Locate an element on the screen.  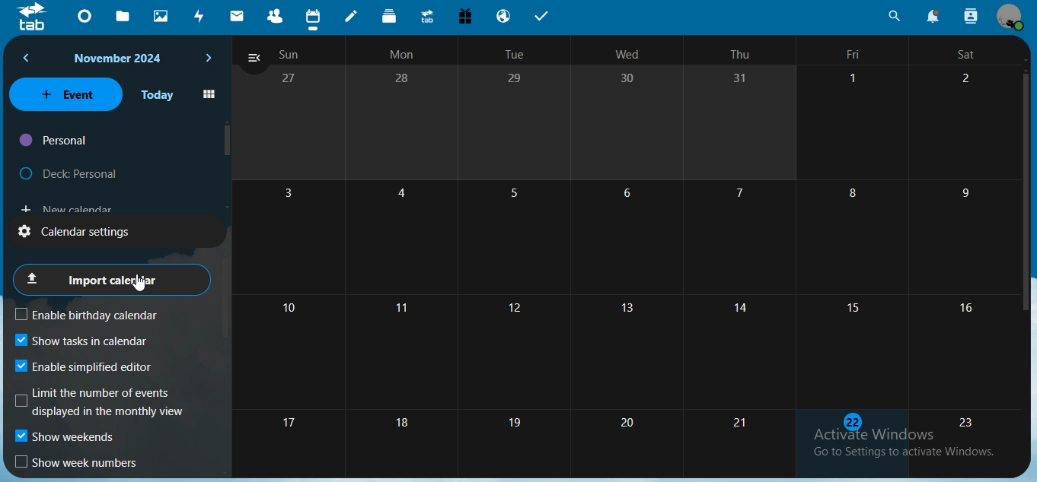
calendar settings is located at coordinates (89, 230).